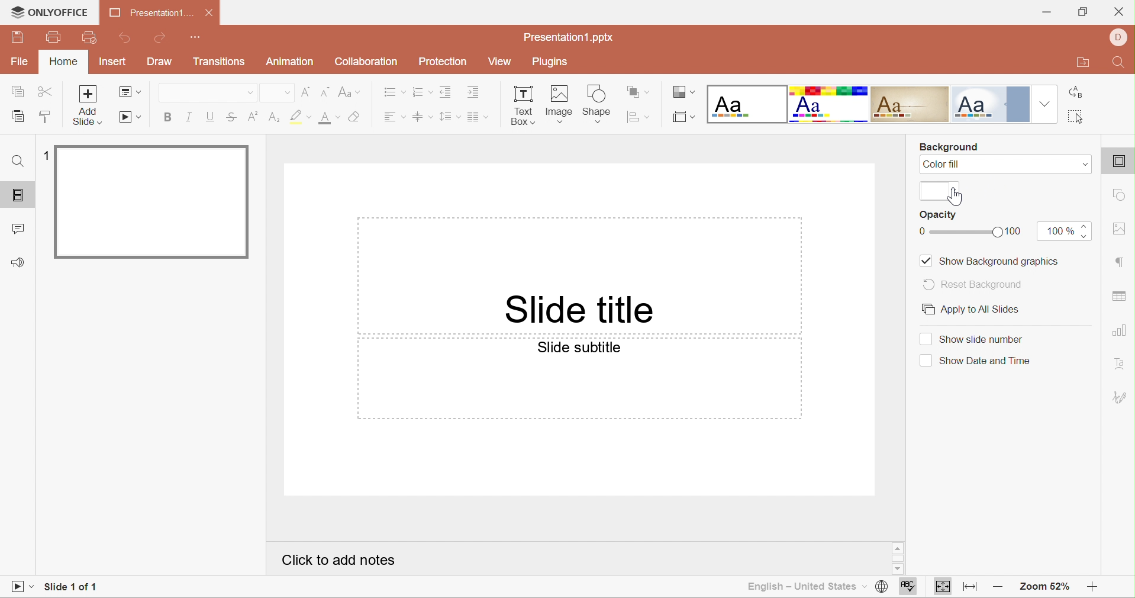  What do you see at coordinates (975, 361) in the screenshot?
I see `Show date and time` at bounding box center [975, 361].